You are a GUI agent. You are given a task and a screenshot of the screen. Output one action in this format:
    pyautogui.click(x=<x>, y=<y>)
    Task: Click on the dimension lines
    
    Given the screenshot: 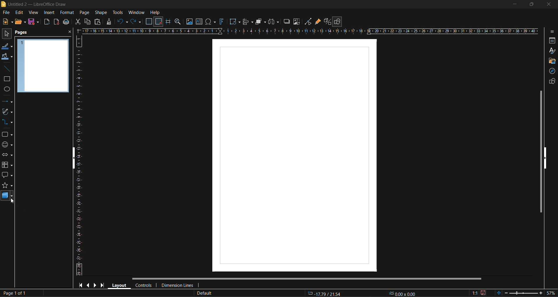 What is the action you would take?
    pyautogui.click(x=178, y=284)
    